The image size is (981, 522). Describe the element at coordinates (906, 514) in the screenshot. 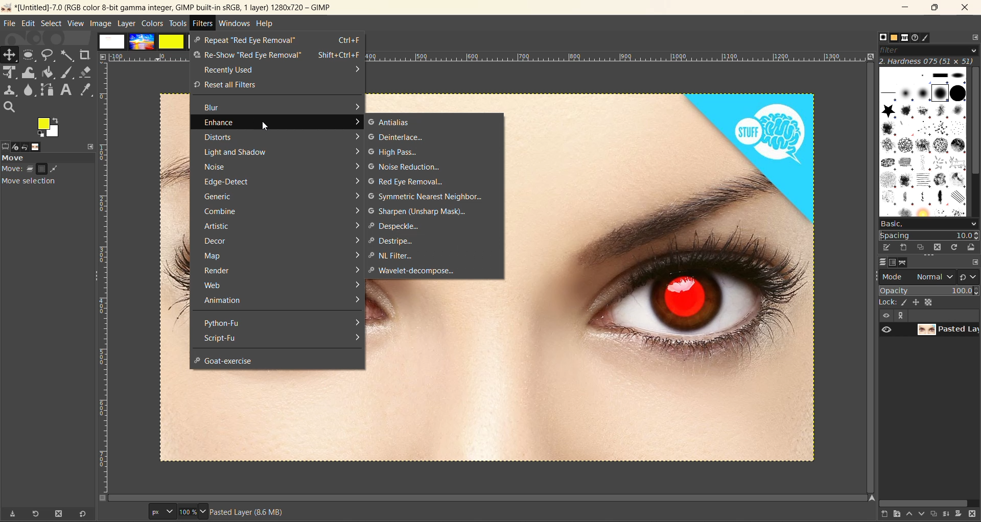

I see `raise this layer` at that location.